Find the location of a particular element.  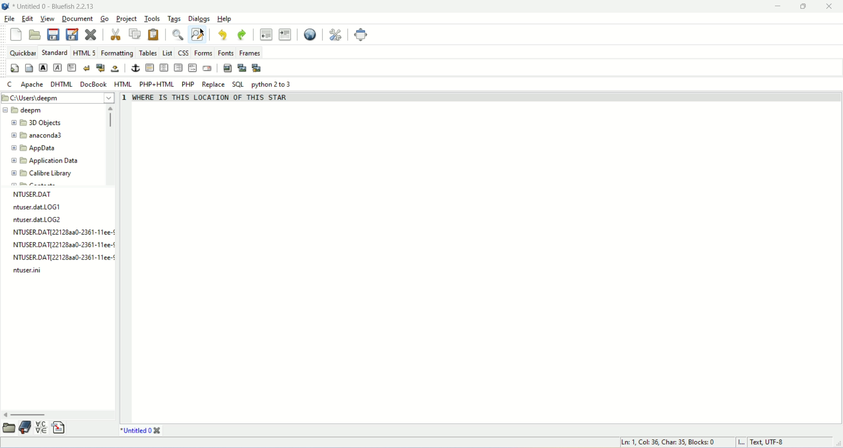

3D Objects is located at coordinates (37, 124).